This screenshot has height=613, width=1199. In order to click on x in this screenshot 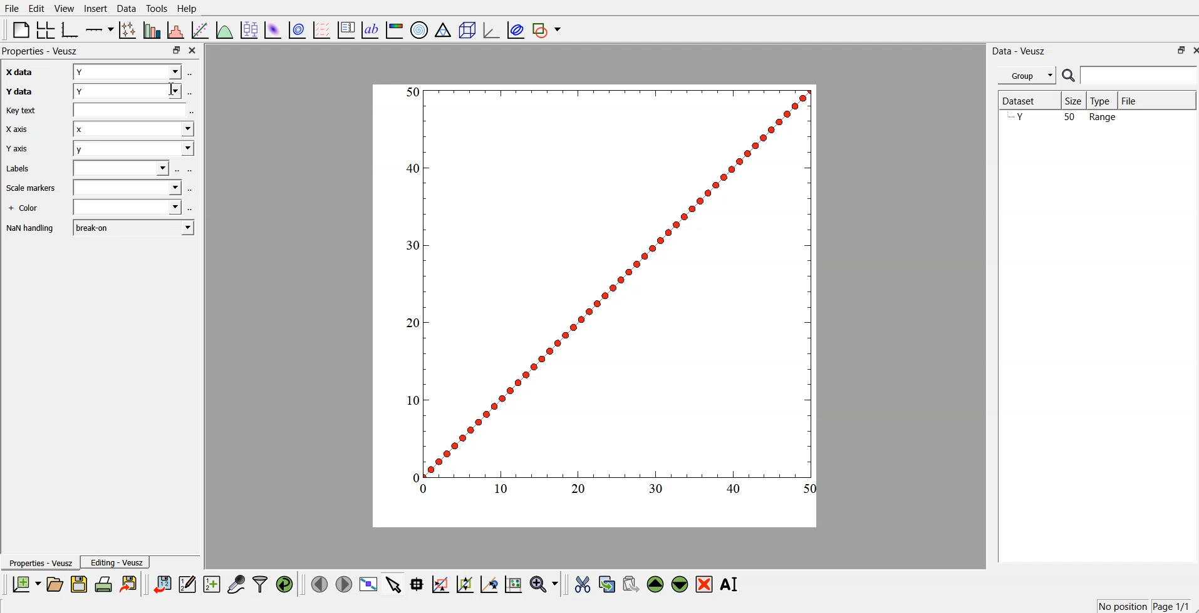, I will do `click(134, 131)`.